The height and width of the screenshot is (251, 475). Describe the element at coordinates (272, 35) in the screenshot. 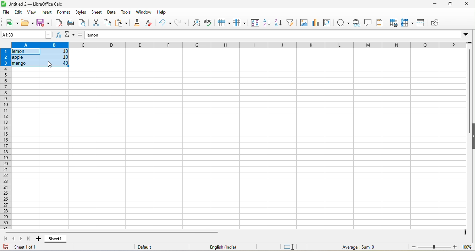

I see `lemon` at that location.